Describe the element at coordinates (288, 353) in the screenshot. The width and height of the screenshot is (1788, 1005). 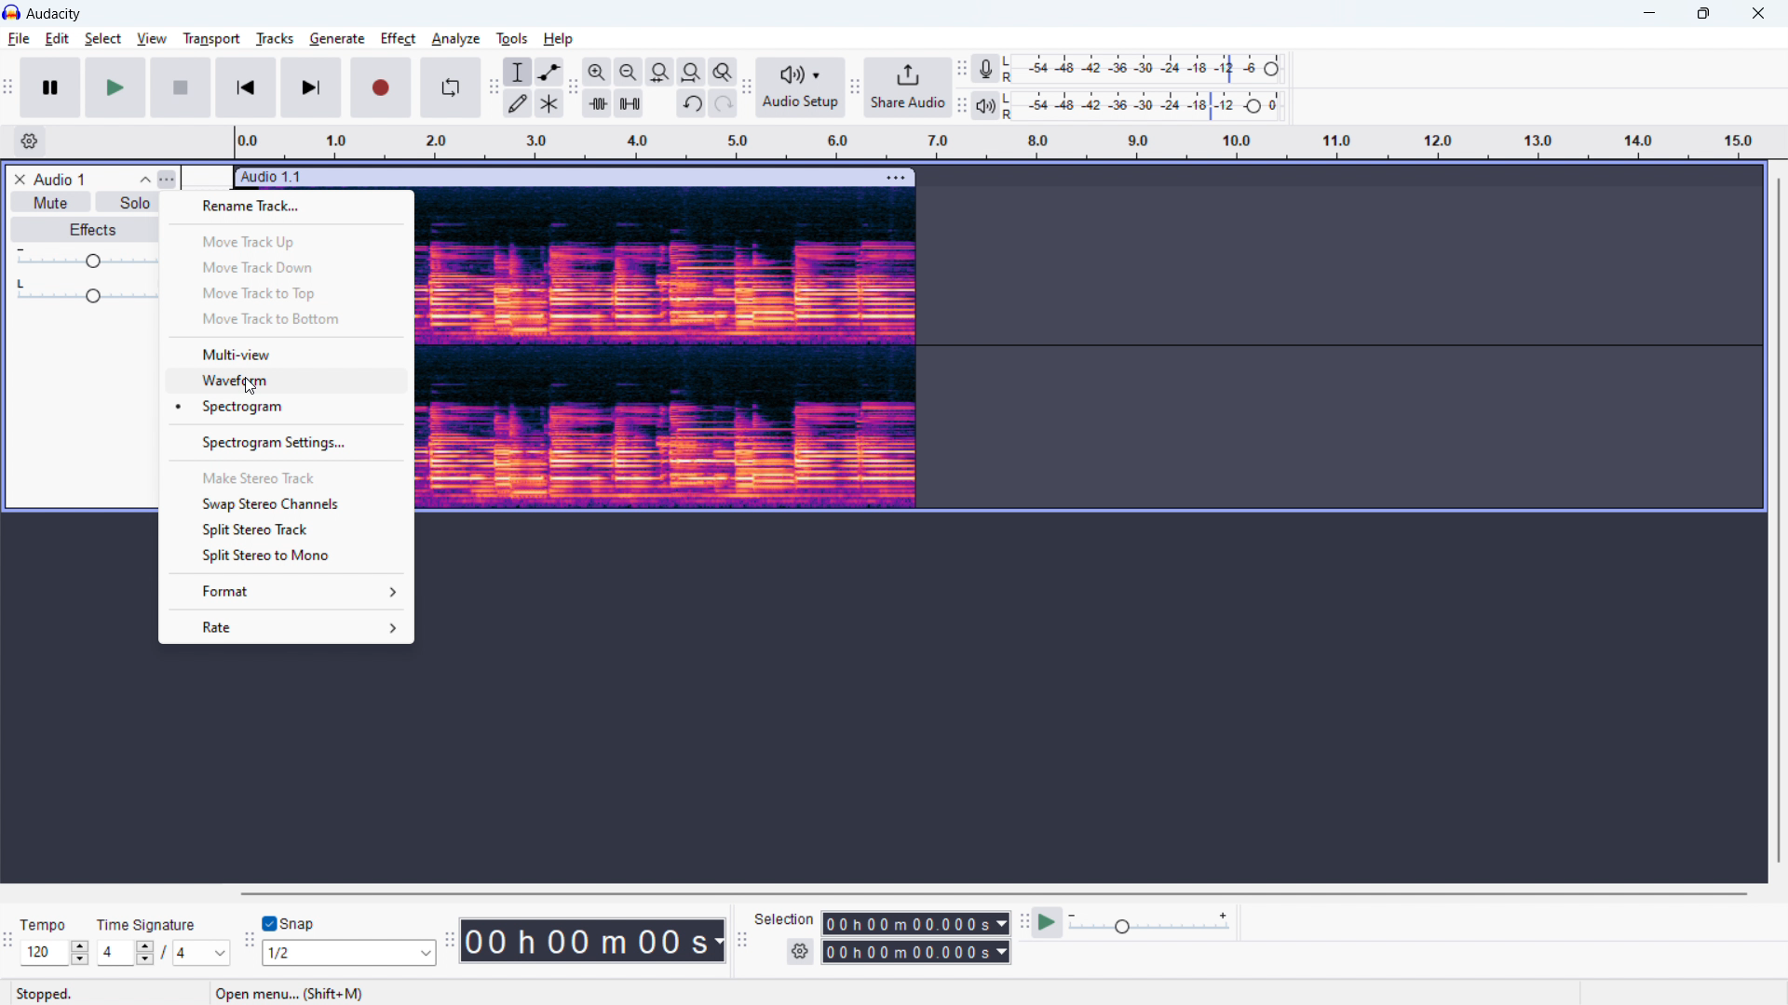
I see `multi-view` at that location.